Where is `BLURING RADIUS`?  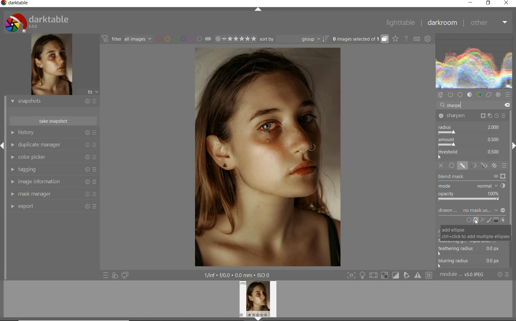 BLURING RADIUS is located at coordinates (472, 262).